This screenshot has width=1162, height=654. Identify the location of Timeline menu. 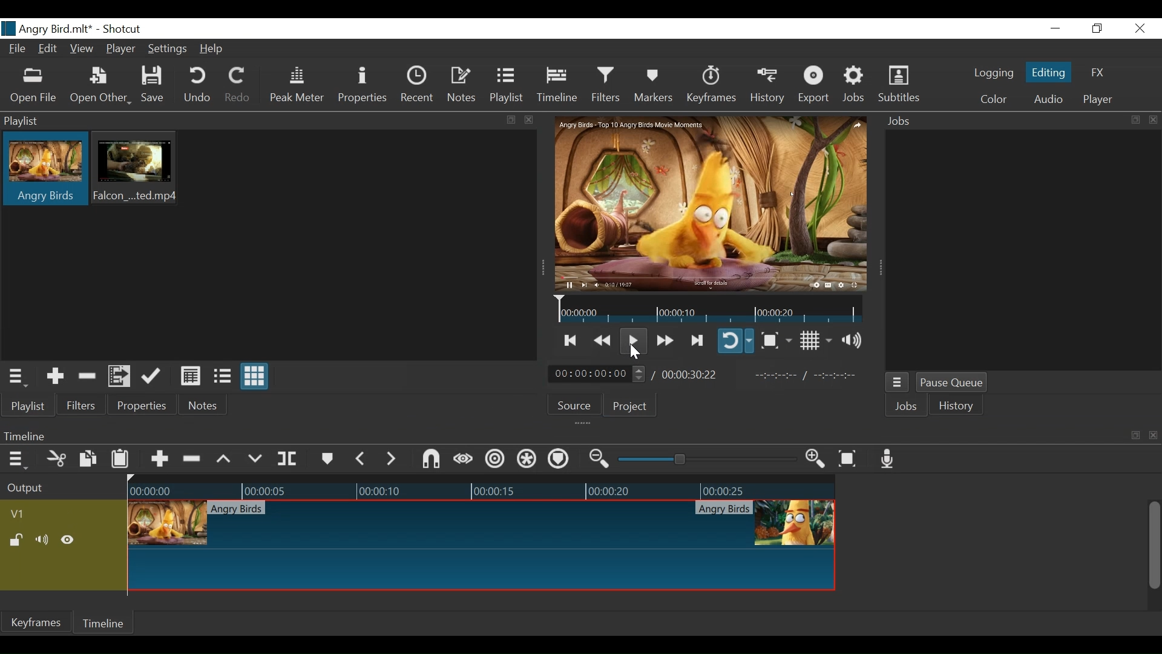
(16, 460).